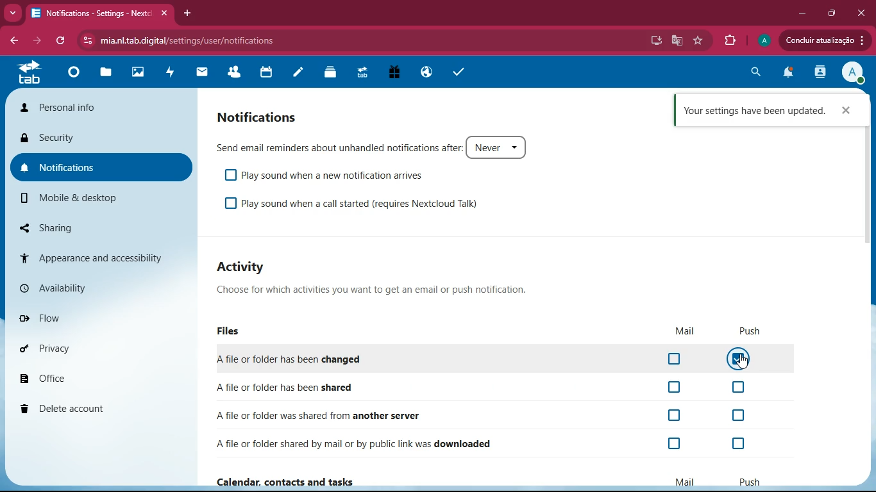 The width and height of the screenshot is (876, 492). I want to click on sharing, so click(83, 227).